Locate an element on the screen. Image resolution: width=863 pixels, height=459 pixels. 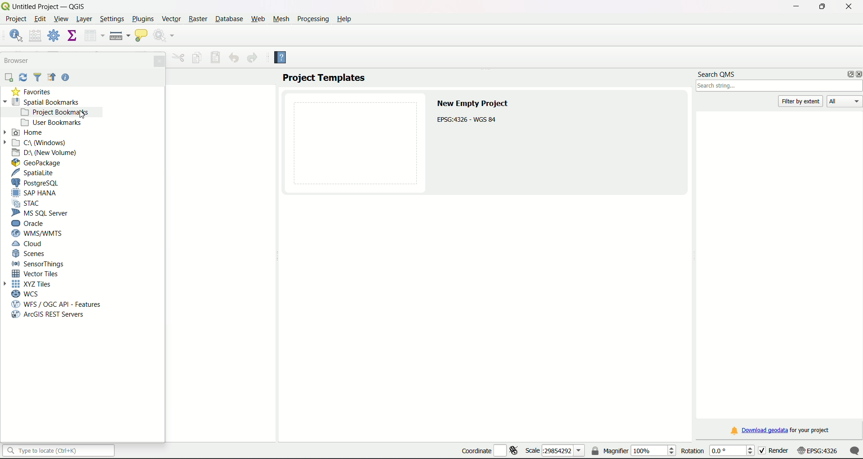
project bookmarks is located at coordinates (58, 112).